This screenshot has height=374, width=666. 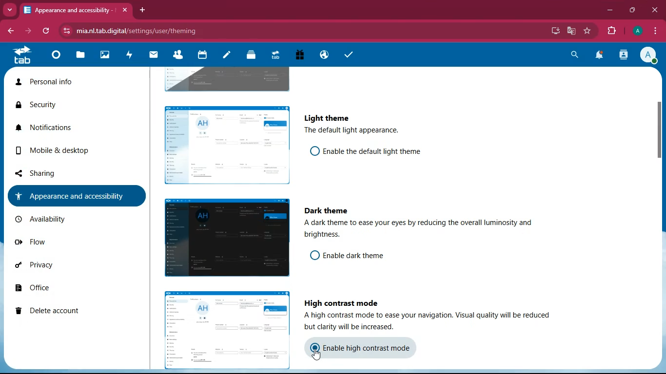 What do you see at coordinates (223, 328) in the screenshot?
I see `image` at bounding box center [223, 328].